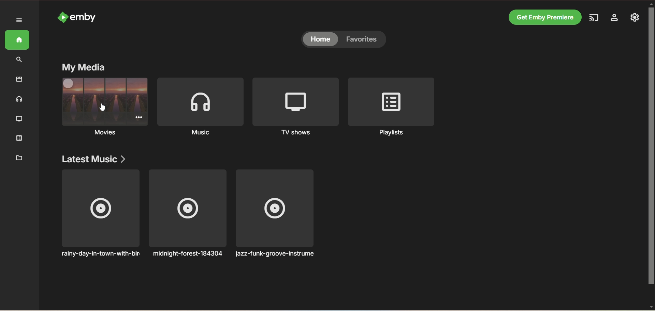 This screenshot has width=655, height=311. Describe the element at coordinates (593, 17) in the screenshot. I see `play on another device` at that location.